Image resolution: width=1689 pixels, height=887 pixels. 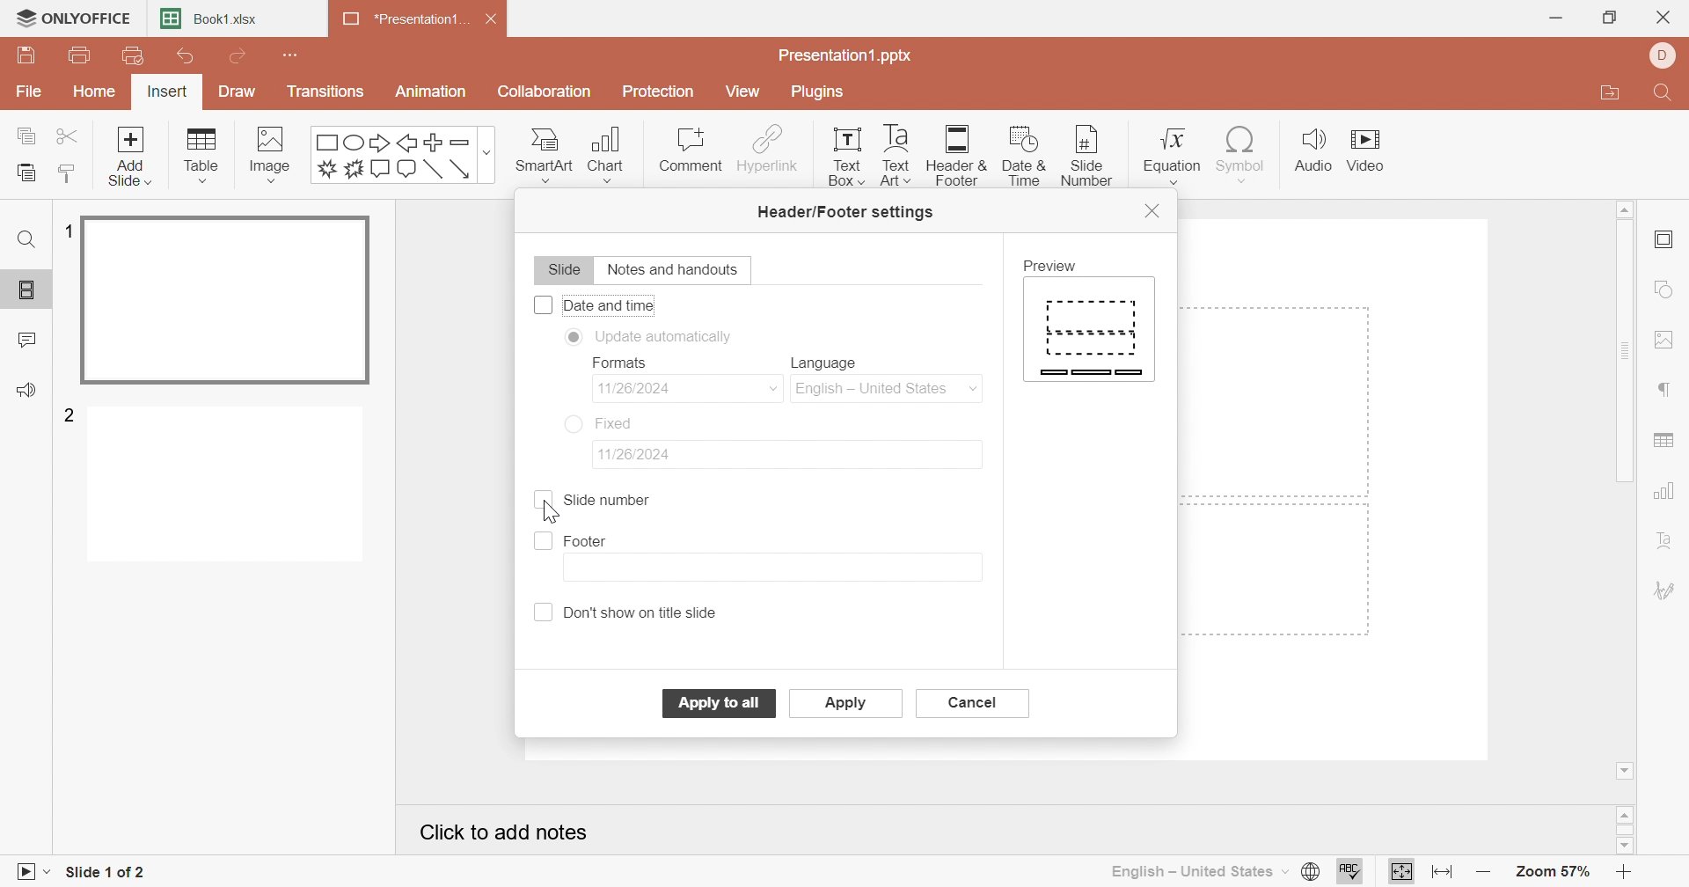 What do you see at coordinates (621, 424) in the screenshot?
I see `Fixed` at bounding box center [621, 424].